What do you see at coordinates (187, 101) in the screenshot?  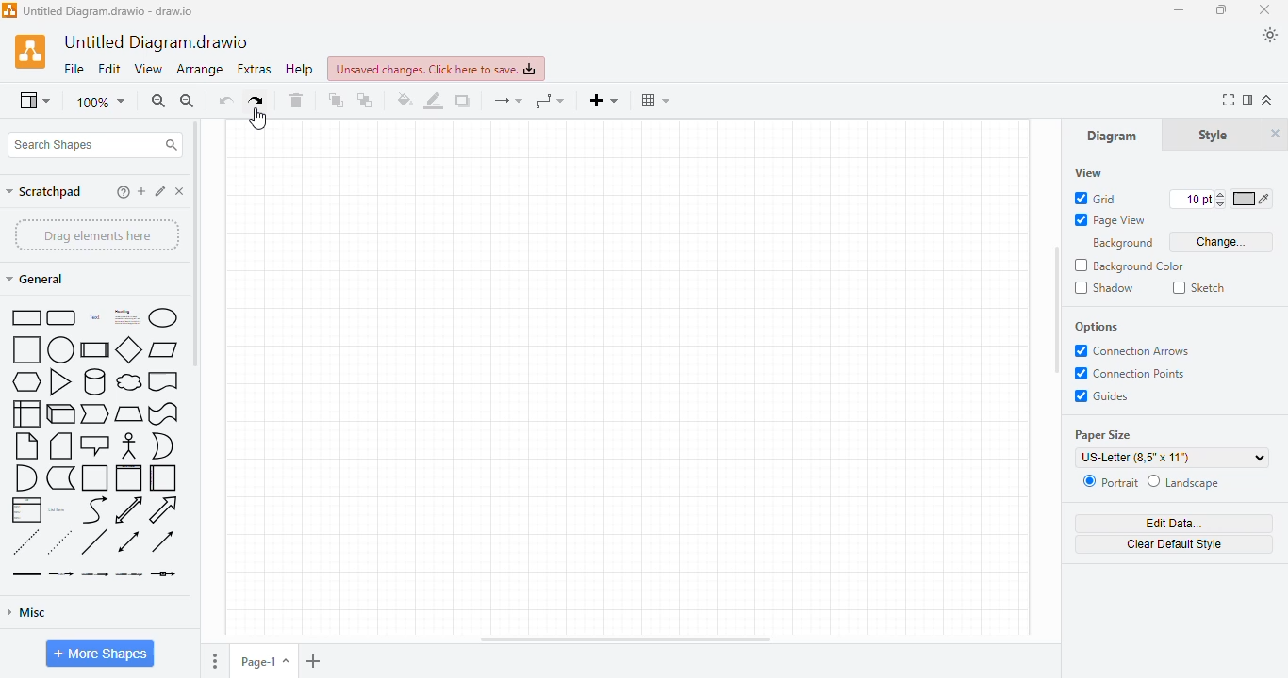 I see `zoom out` at bounding box center [187, 101].